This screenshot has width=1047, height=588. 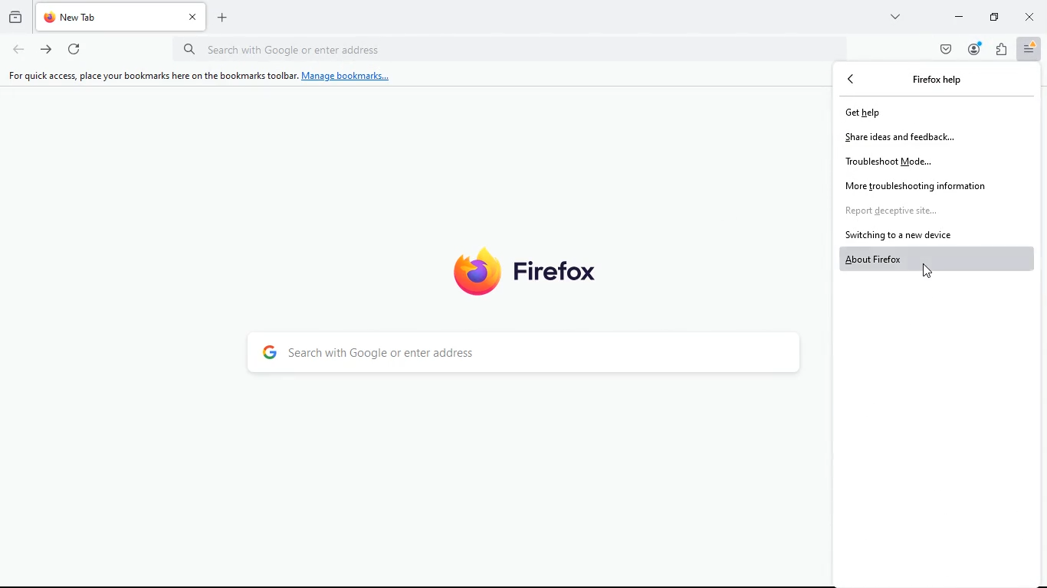 What do you see at coordinates (901, 137) in the screenshot?
I see `share ideas and feedback` at bounding box center [901, 137].